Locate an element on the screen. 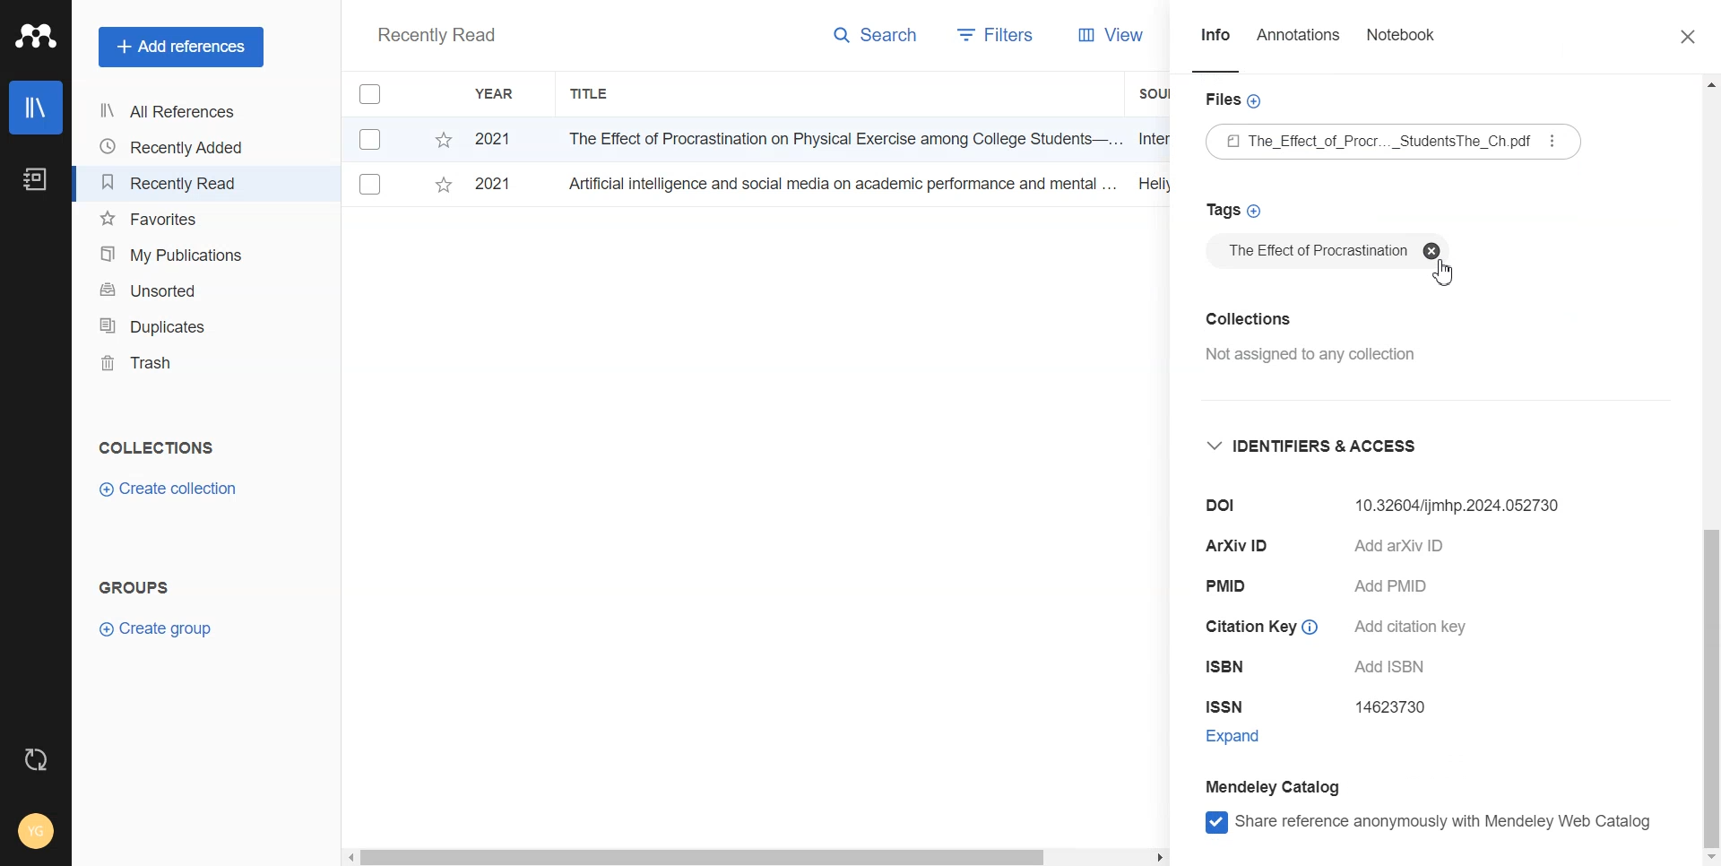 The image size is (1721, 866). PMID Add PMID is located at coordinates (1325, 589).